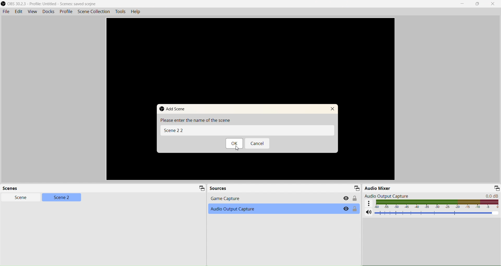 The image size is (501, 266). I want to click on Mute/ Unmute, so click(368, 212).